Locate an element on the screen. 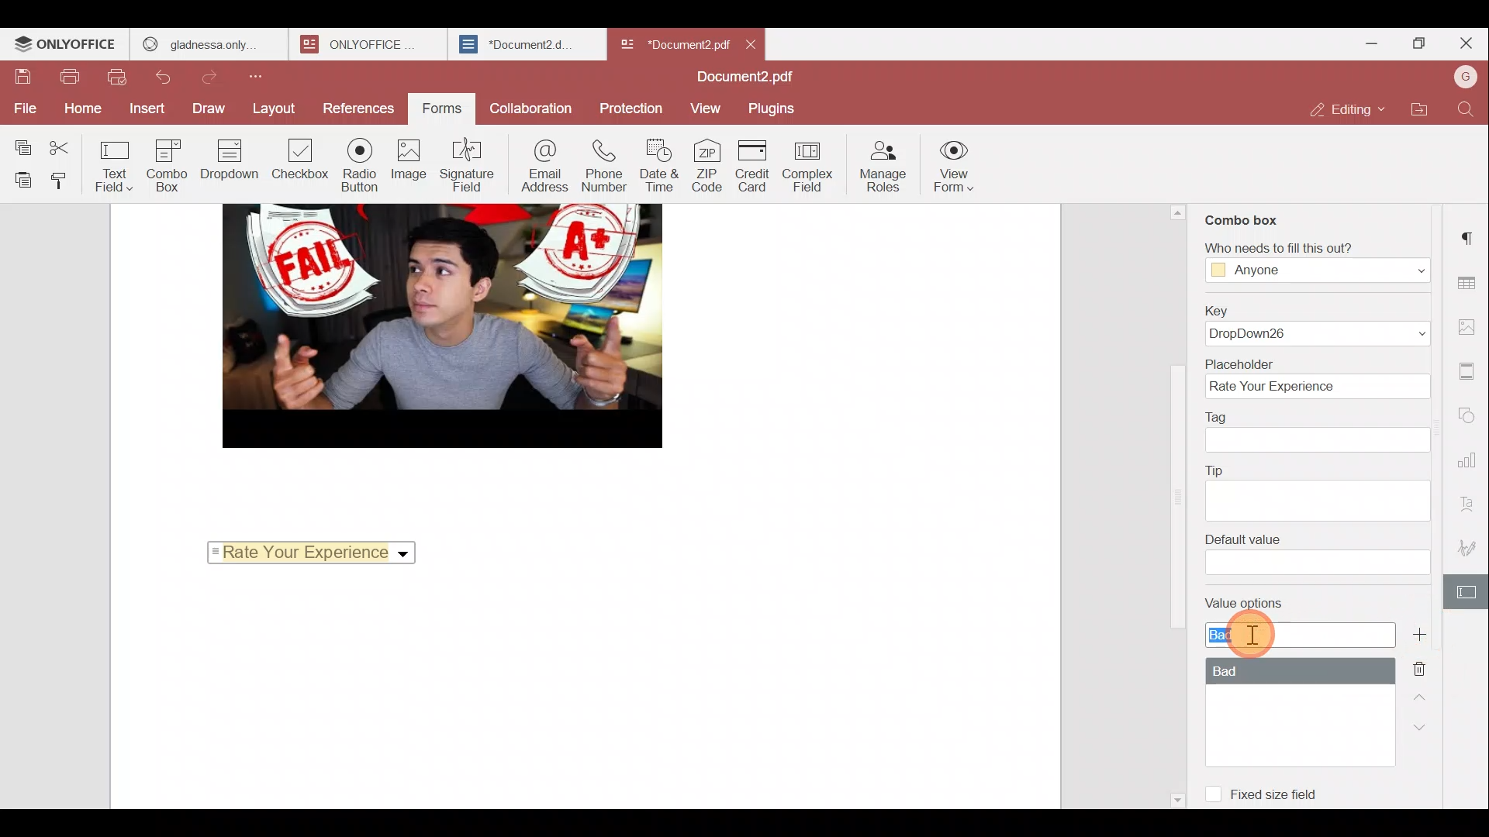 The image size is (1489, 837). Plugins is located at coordinates (774, 108).